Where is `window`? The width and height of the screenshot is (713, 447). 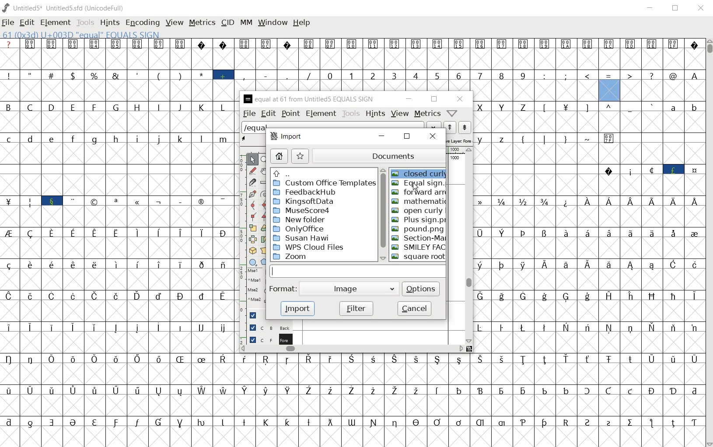 window is located at coordinates (272, 23).